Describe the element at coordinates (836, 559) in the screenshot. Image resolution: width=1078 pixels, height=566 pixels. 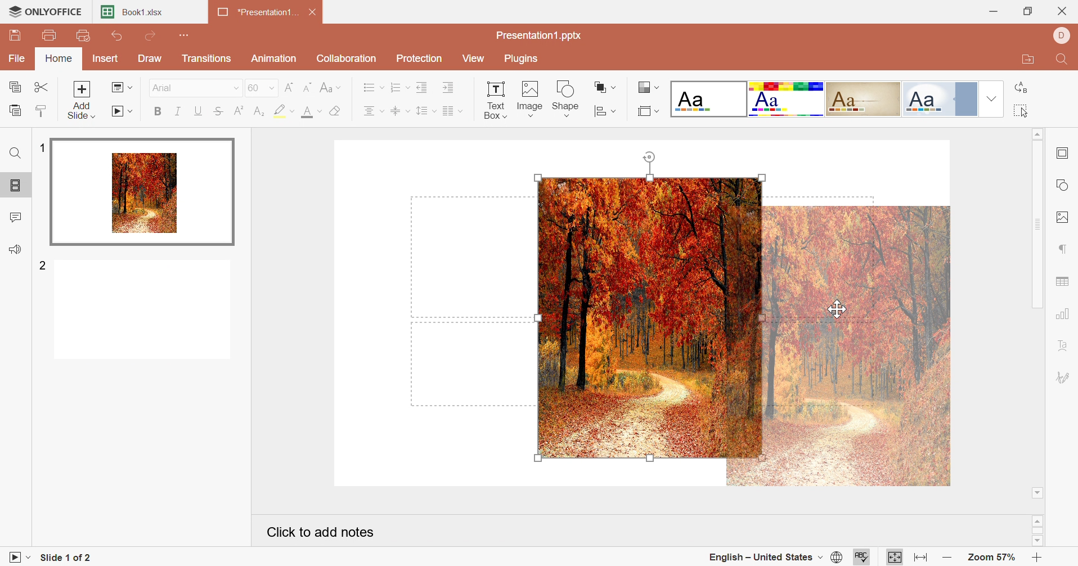
I see `Set document language` at that location.